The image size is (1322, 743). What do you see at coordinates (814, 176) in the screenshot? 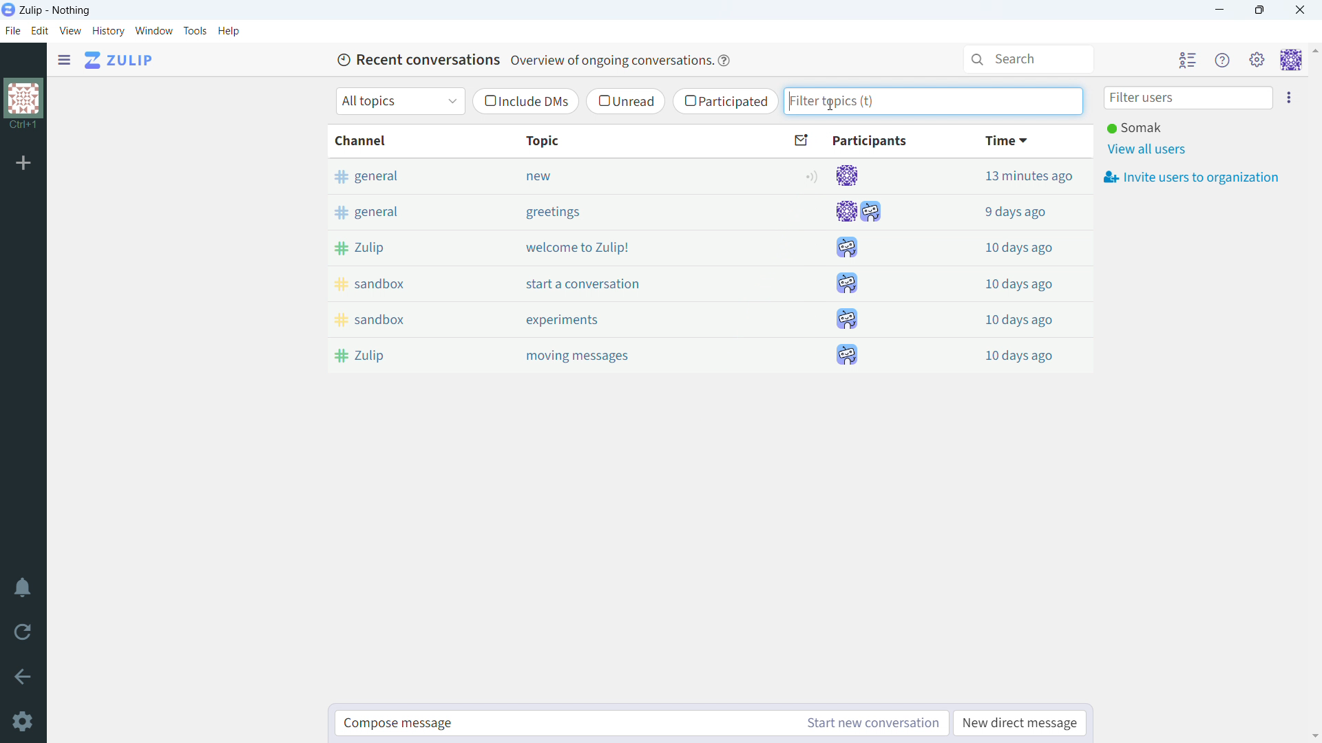
I see `active status` at bounding box center [814, 176].